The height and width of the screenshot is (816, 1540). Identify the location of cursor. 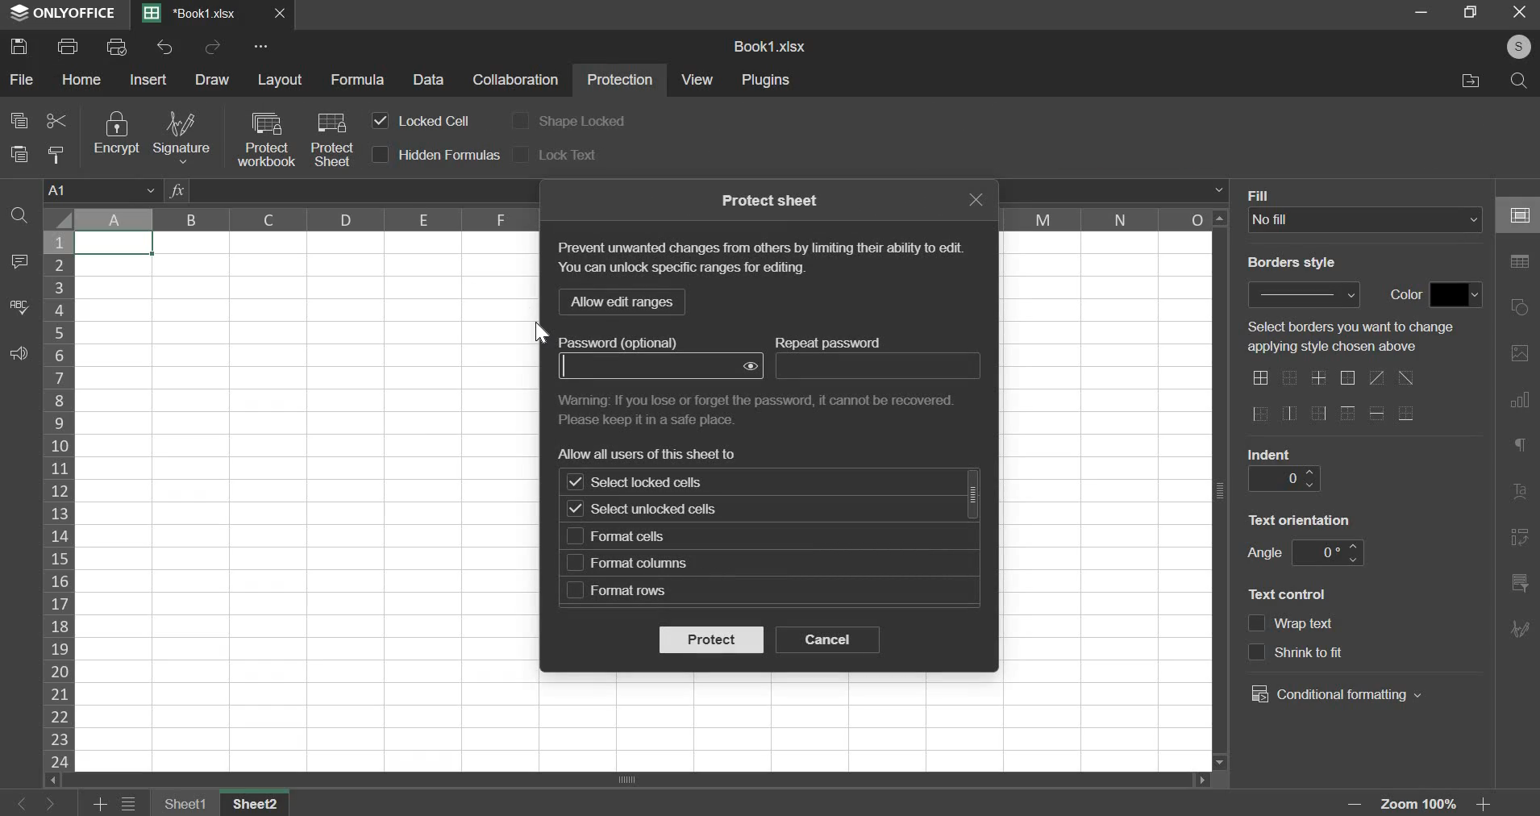
(541, 332).